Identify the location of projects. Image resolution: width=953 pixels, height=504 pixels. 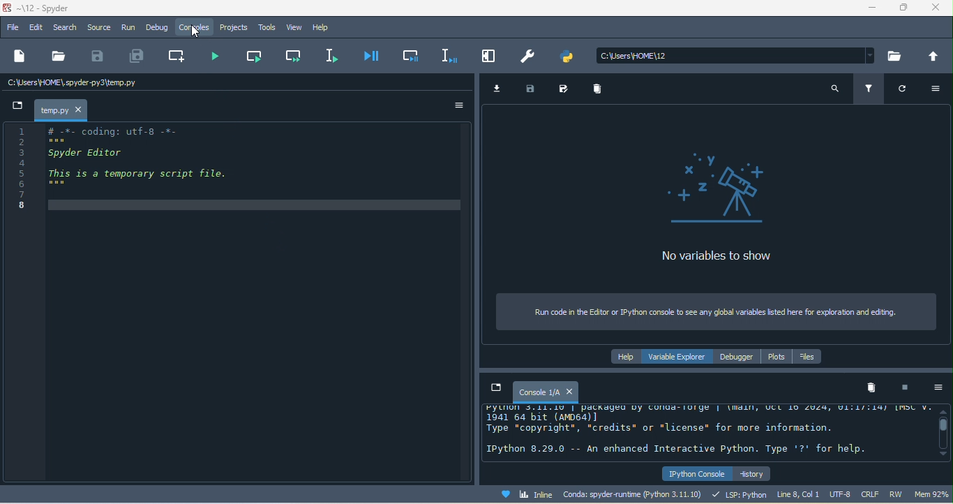
(234, 29).